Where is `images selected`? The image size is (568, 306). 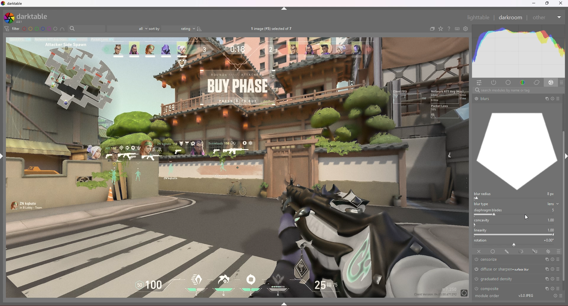 images selected is located at coordinates (272, 28).